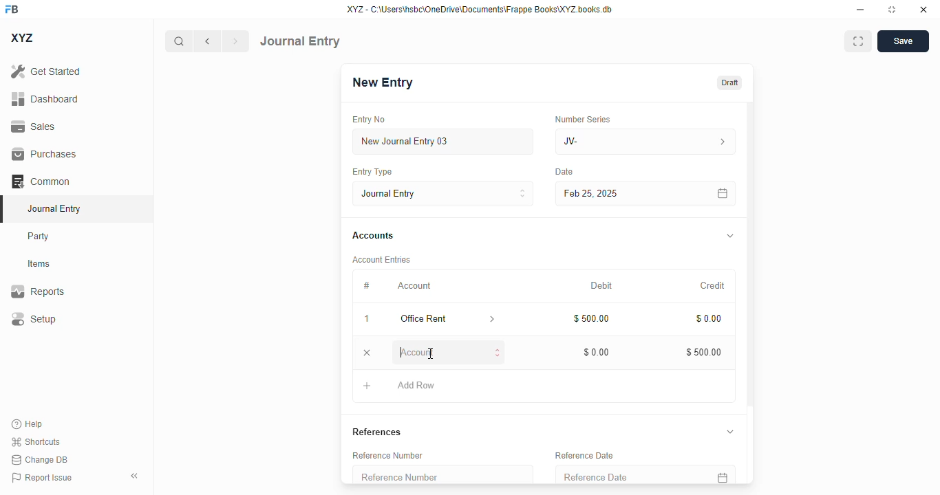 This screenshot has width=940, height=495. What do you see at coordinates (418, 386) in the screenshot?
I see `add row` at bounding box center [418, 386].